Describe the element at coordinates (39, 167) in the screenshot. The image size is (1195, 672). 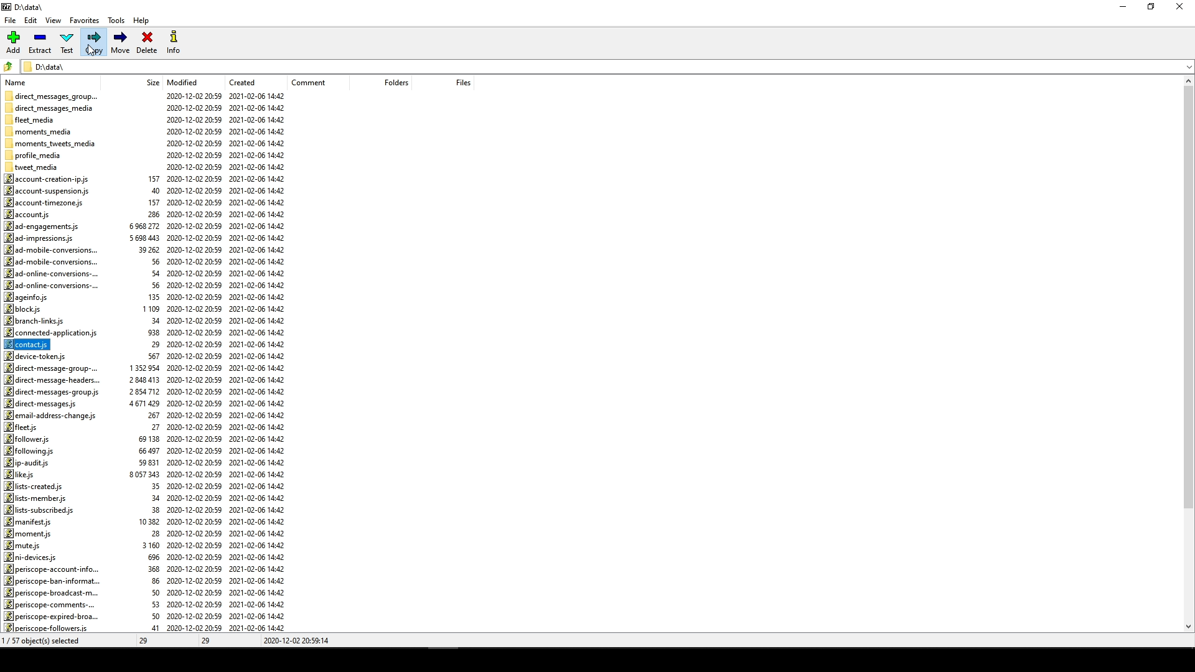
I see `tweet_media` at that location.